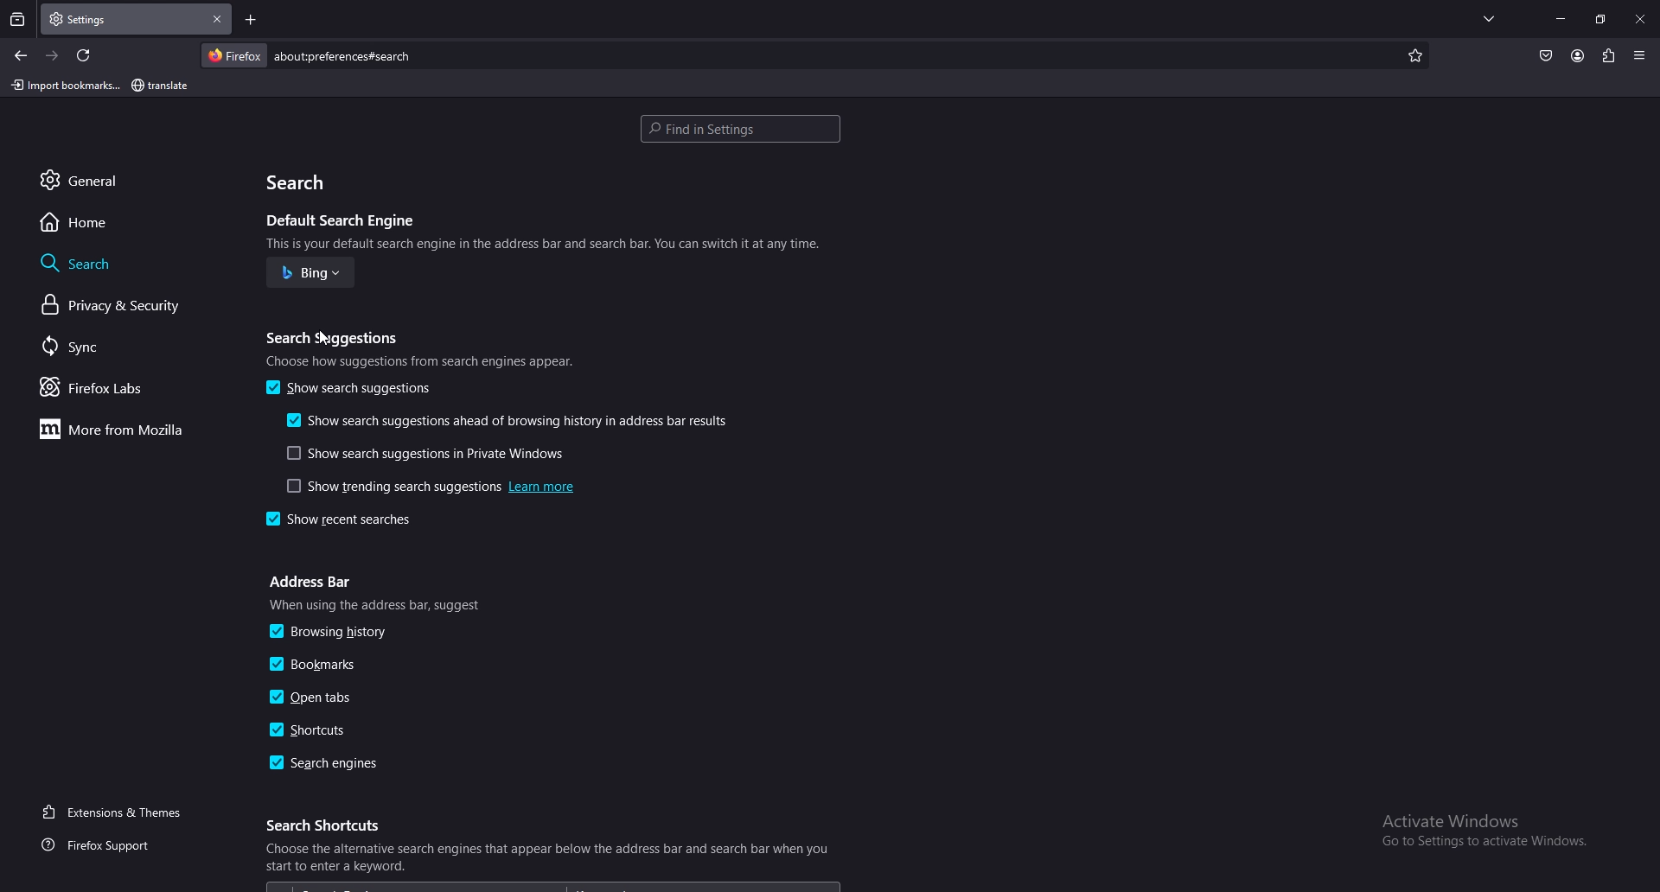 The width and height of the screenshot is (1660, 892). Describe the element at coordinates (118, 812) in the screenshot. I see `extensions and themes` at that location.